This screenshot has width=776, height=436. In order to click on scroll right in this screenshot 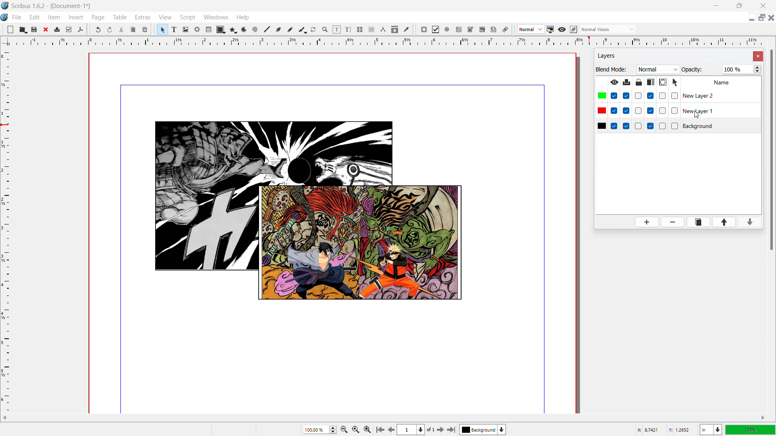, I will do `click(762, 418)`.